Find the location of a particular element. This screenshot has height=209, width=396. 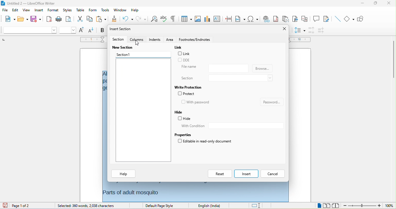

page 1 of 2 is located at coordinates (23, 206).